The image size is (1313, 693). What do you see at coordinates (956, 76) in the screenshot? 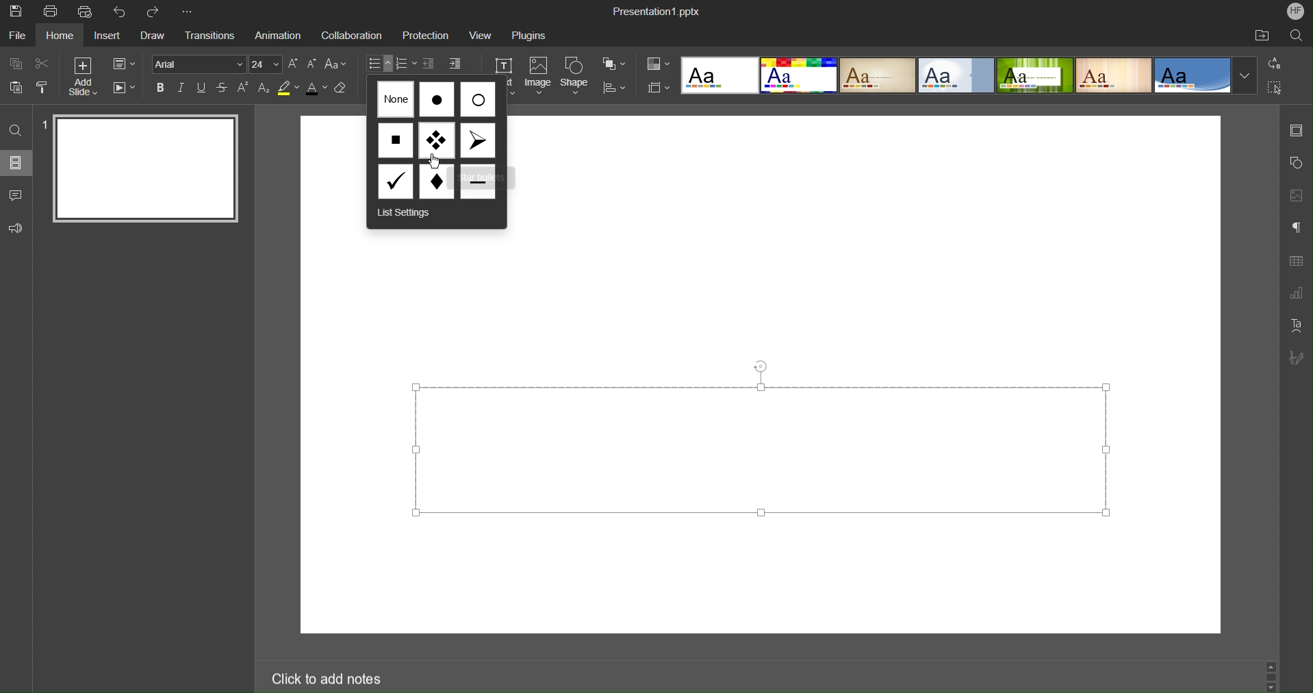
I see `template` at bounding box center [956, 76].